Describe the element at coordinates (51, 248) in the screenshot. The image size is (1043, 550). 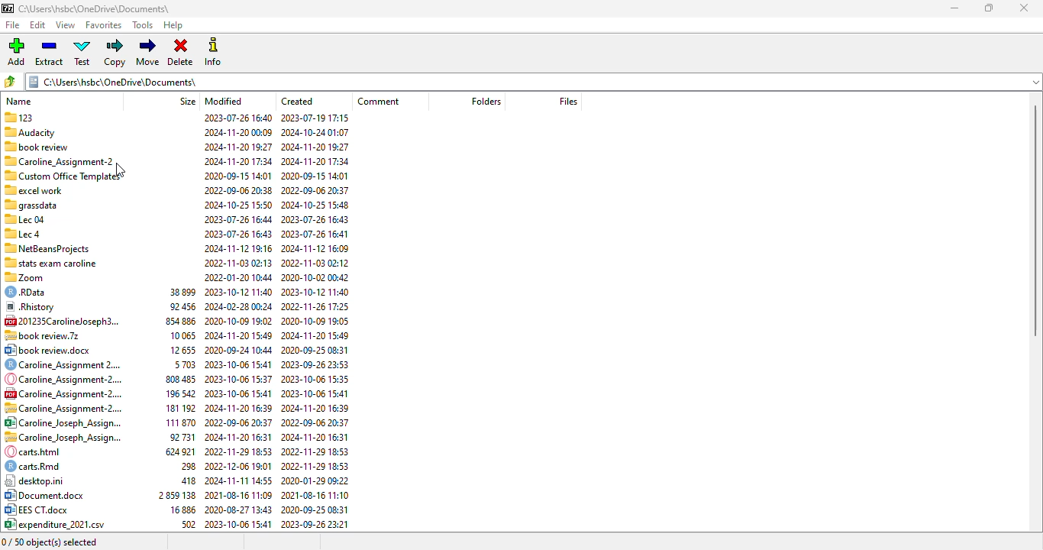
I see `NetBeansProjects` at that location.